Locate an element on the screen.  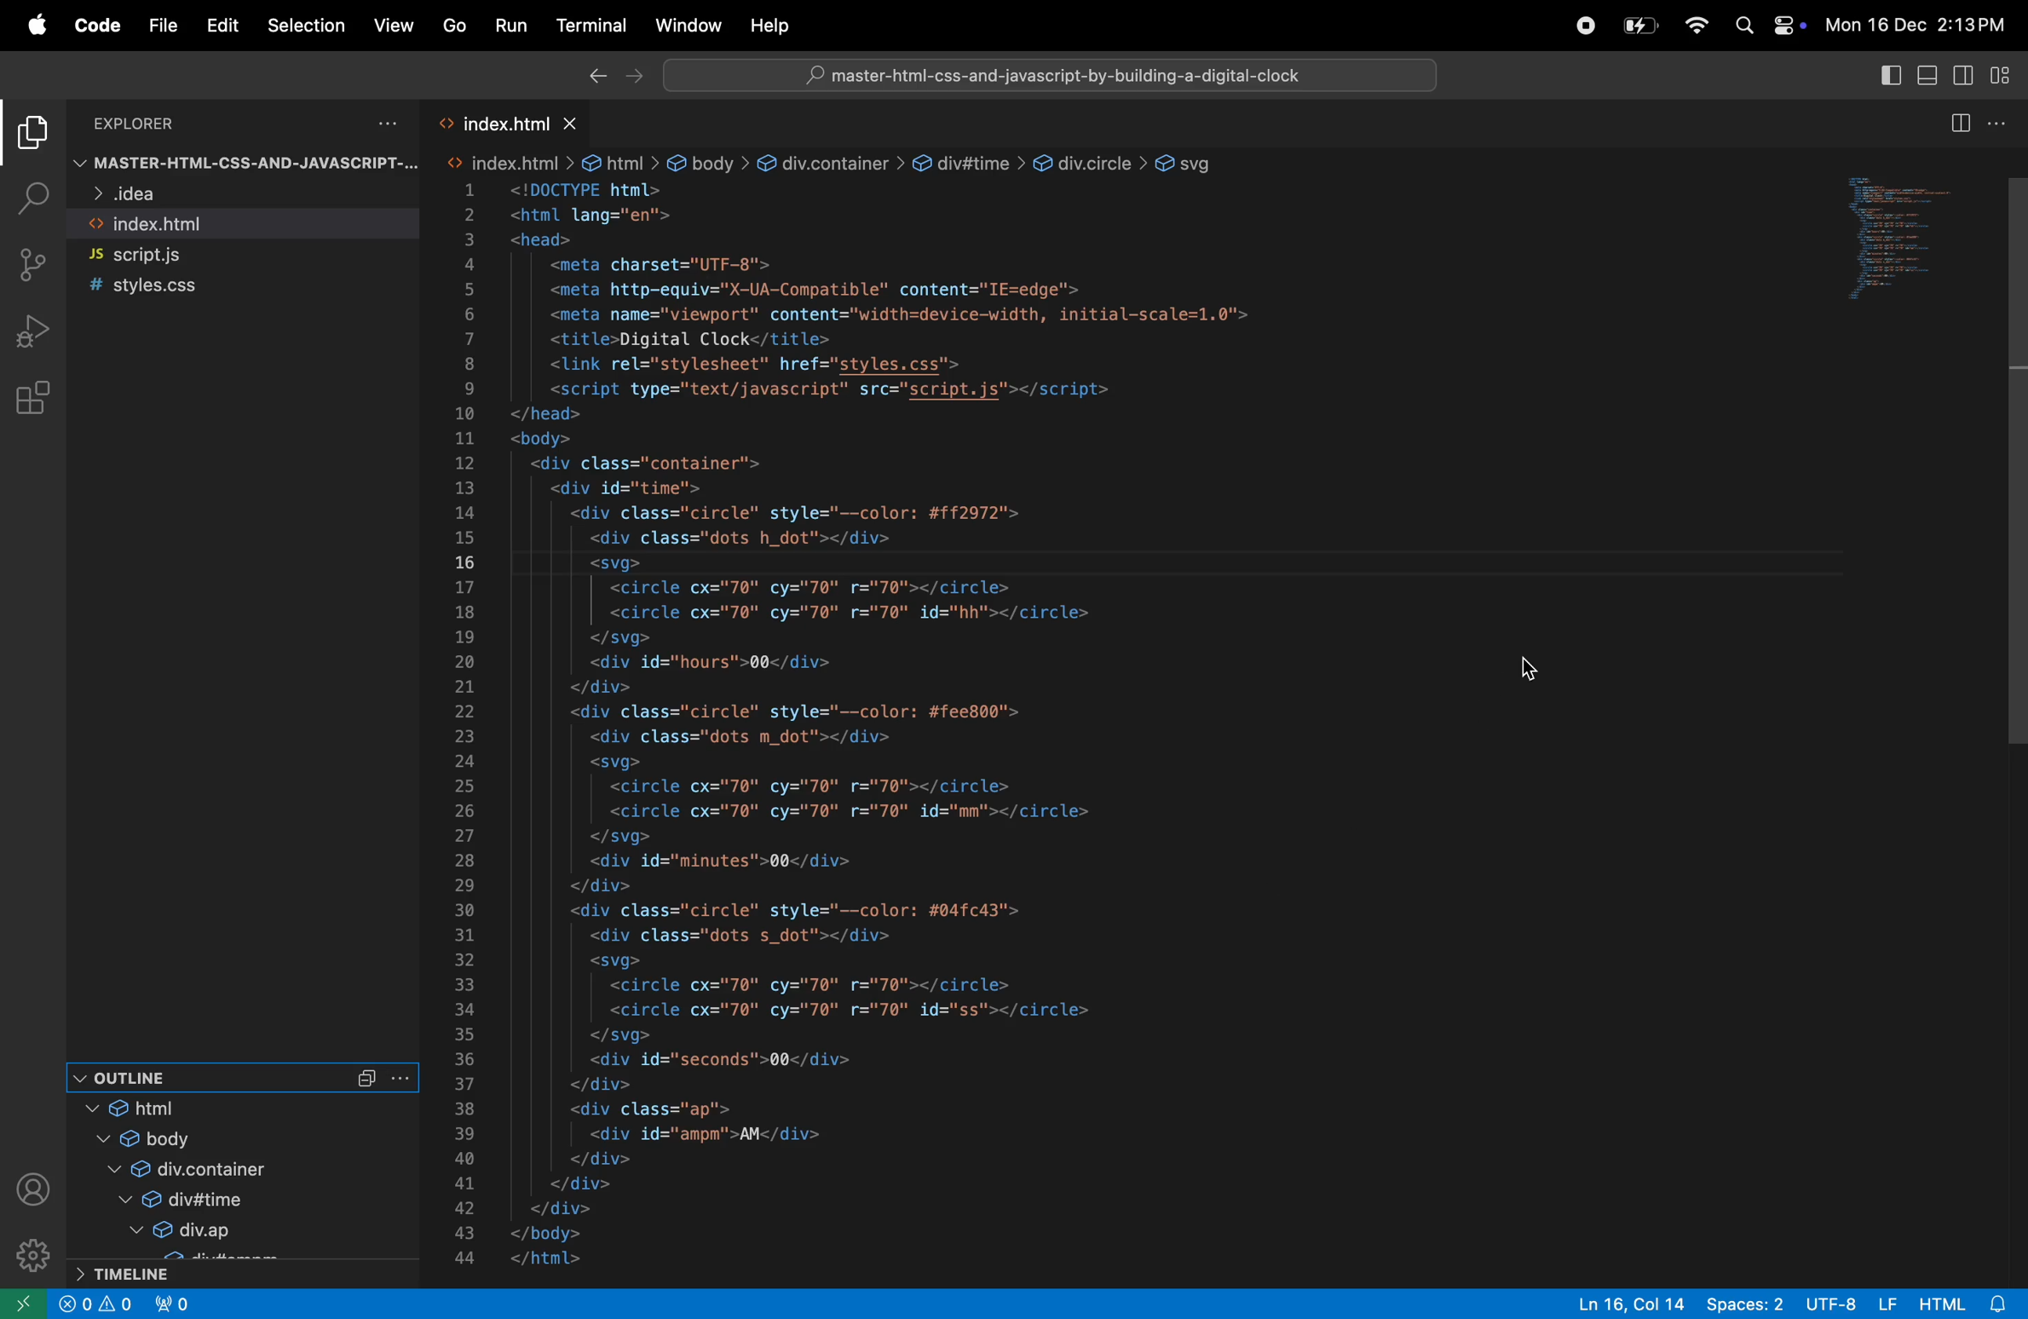
selection is located at coordinates (302, 26).